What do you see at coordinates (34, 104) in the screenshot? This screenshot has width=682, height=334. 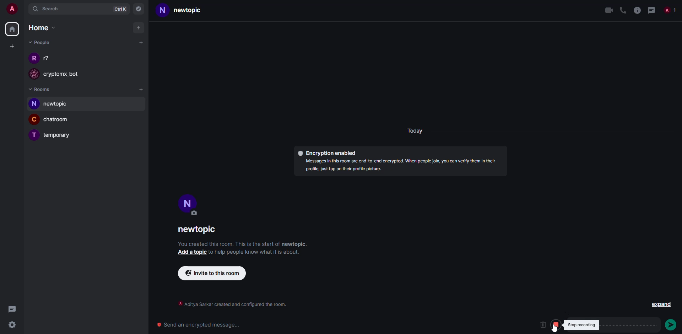 I see `N` at bounding box center [34, 104].